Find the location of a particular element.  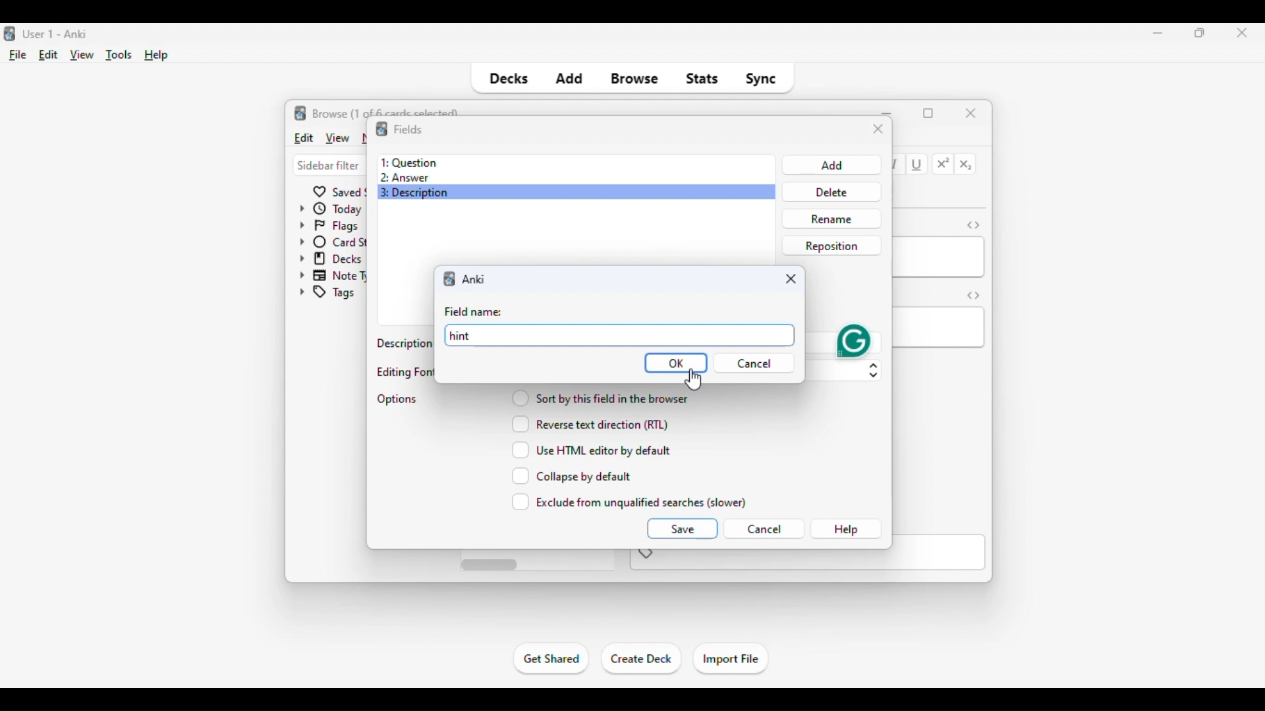

save is located at coordinates (681, 528).